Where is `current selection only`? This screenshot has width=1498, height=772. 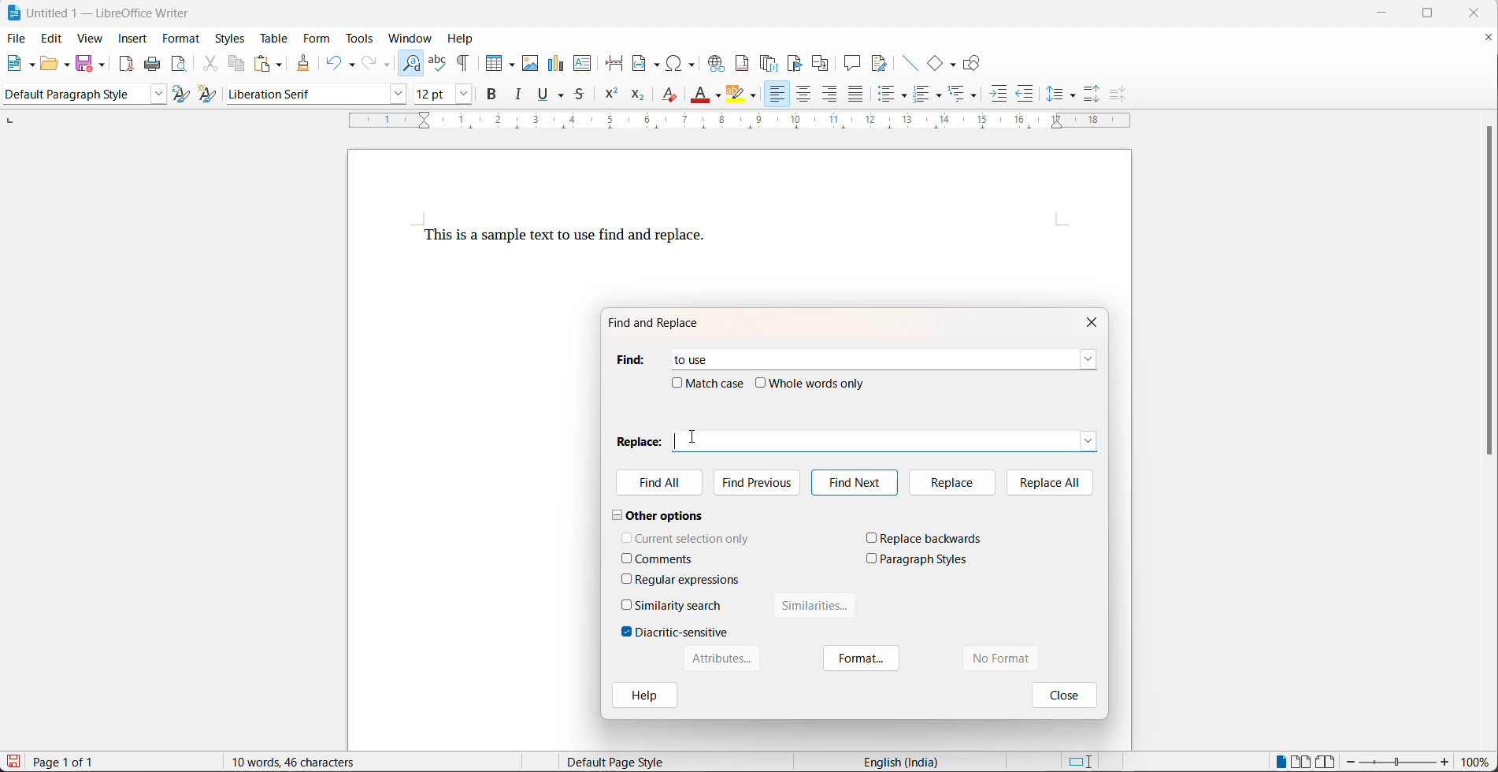
current selection only is located at coordinates (693, 538).